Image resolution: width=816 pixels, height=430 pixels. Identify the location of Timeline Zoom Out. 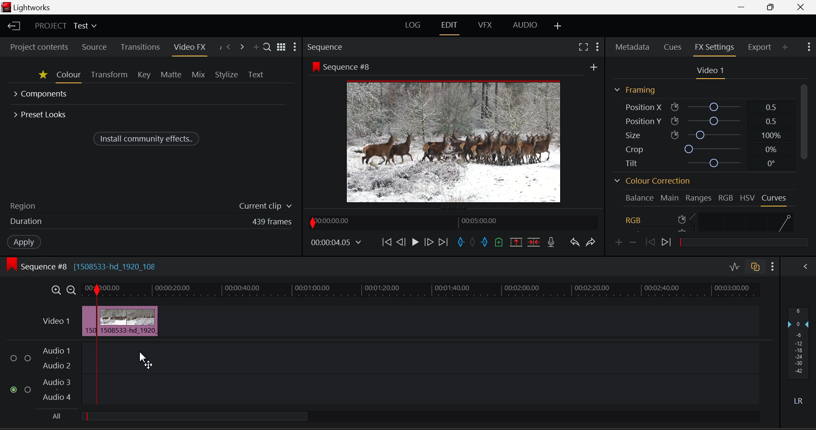
(71, 290).